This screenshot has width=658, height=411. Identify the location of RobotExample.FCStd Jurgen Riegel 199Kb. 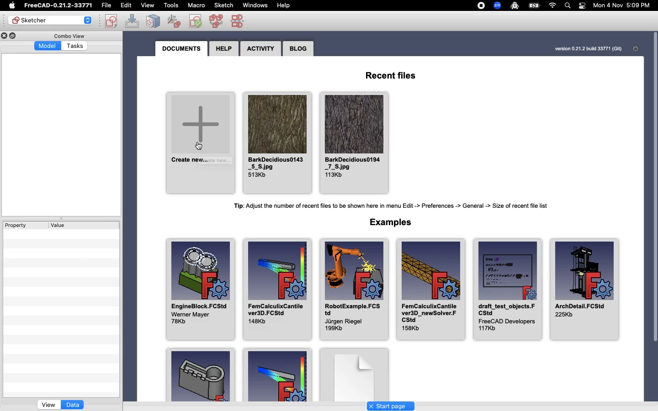
(355, 290).